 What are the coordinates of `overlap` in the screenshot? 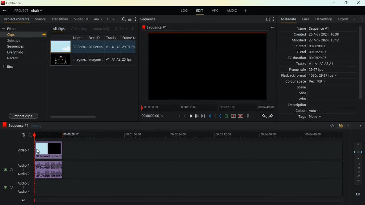 It's located at (340, 125).